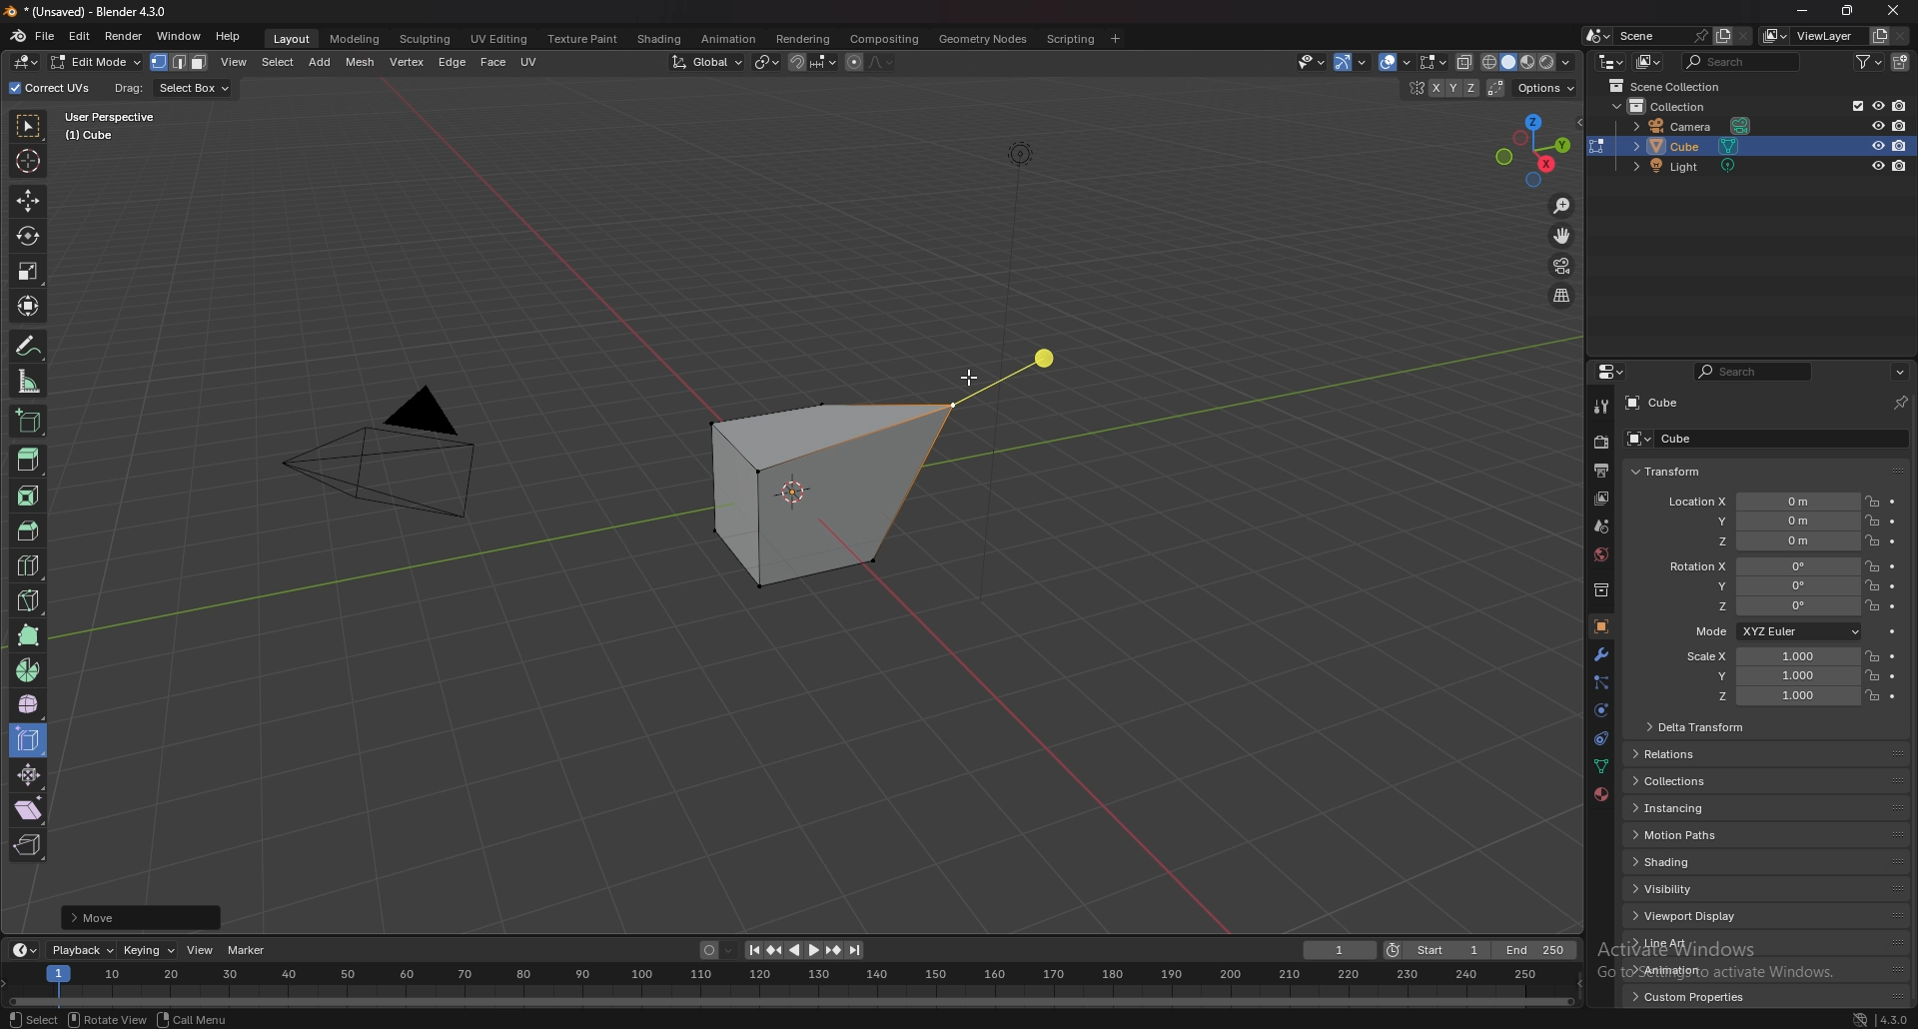 Image resolution: width=1918 pixels, height=1029 pixels. Describe the element at coordinates (1893, 503) in the screenshot. I see `animate property` at that location.